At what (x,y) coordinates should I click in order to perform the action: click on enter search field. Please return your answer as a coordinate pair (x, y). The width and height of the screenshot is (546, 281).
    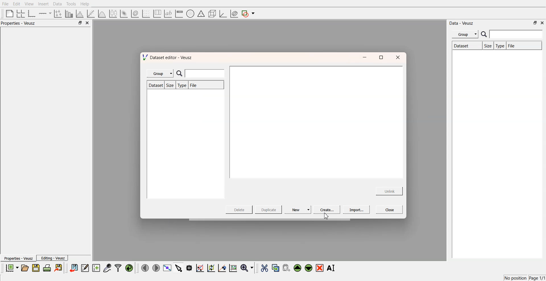
    Looking at the image, I should click on (206, 74).